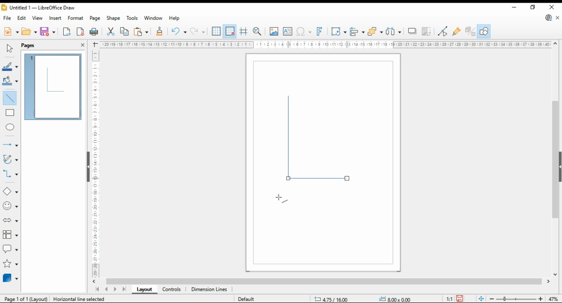 This screenshot has height=303, width=562. What do you see at coordinates (285, 199) in the screenshot?
I see `mouse pointer` at bounding box center [285, 199].